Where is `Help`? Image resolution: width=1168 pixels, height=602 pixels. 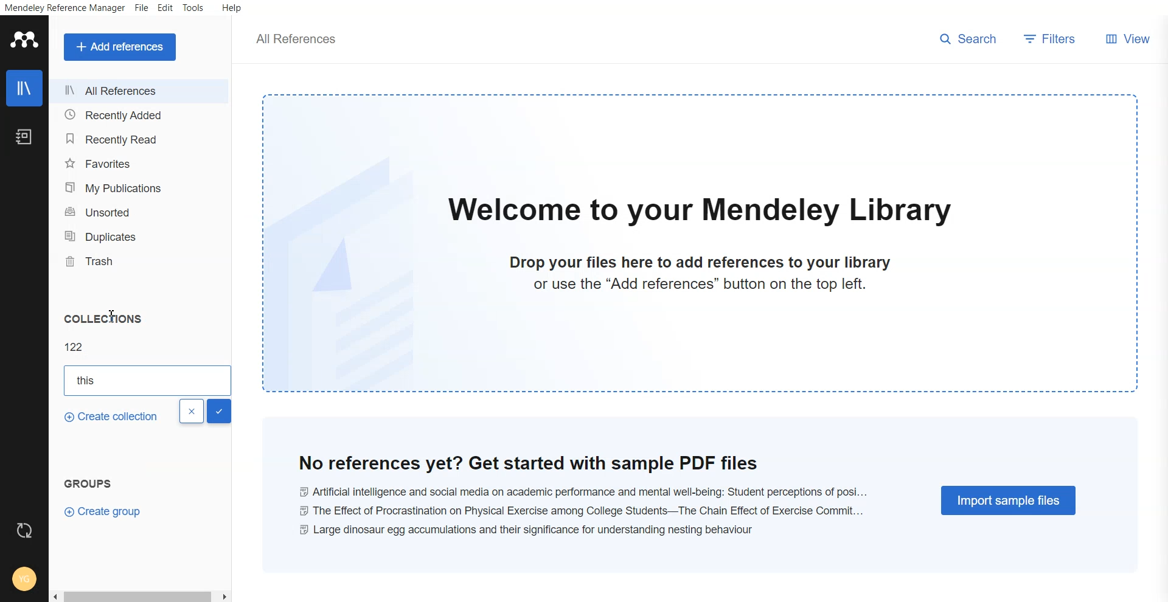
Help is located at coordinates (232, 7).